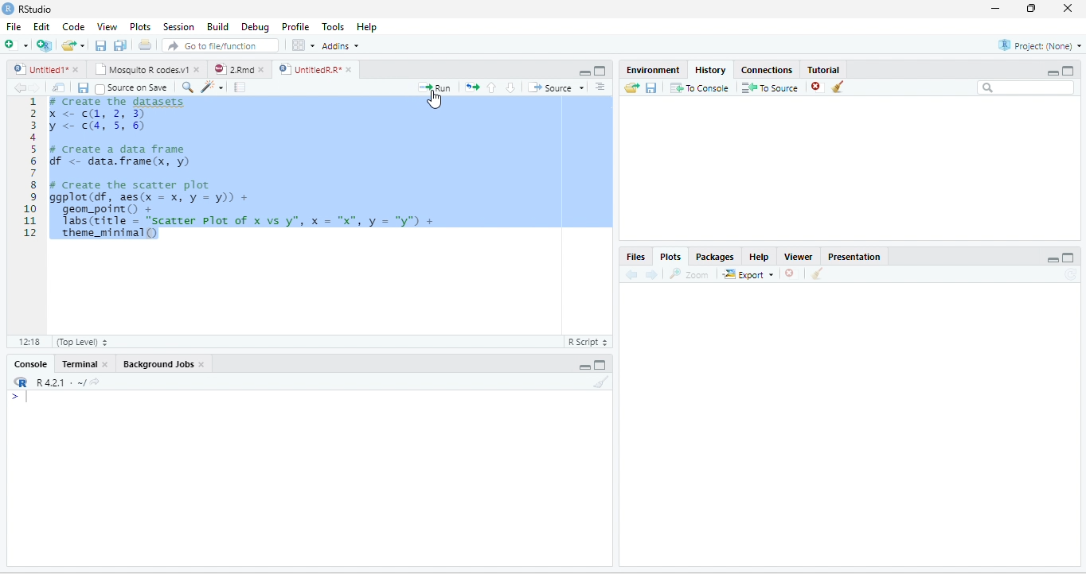 The width and height of the screenshot is (1086, 574). I want to click on cursor, so click(434, 99).